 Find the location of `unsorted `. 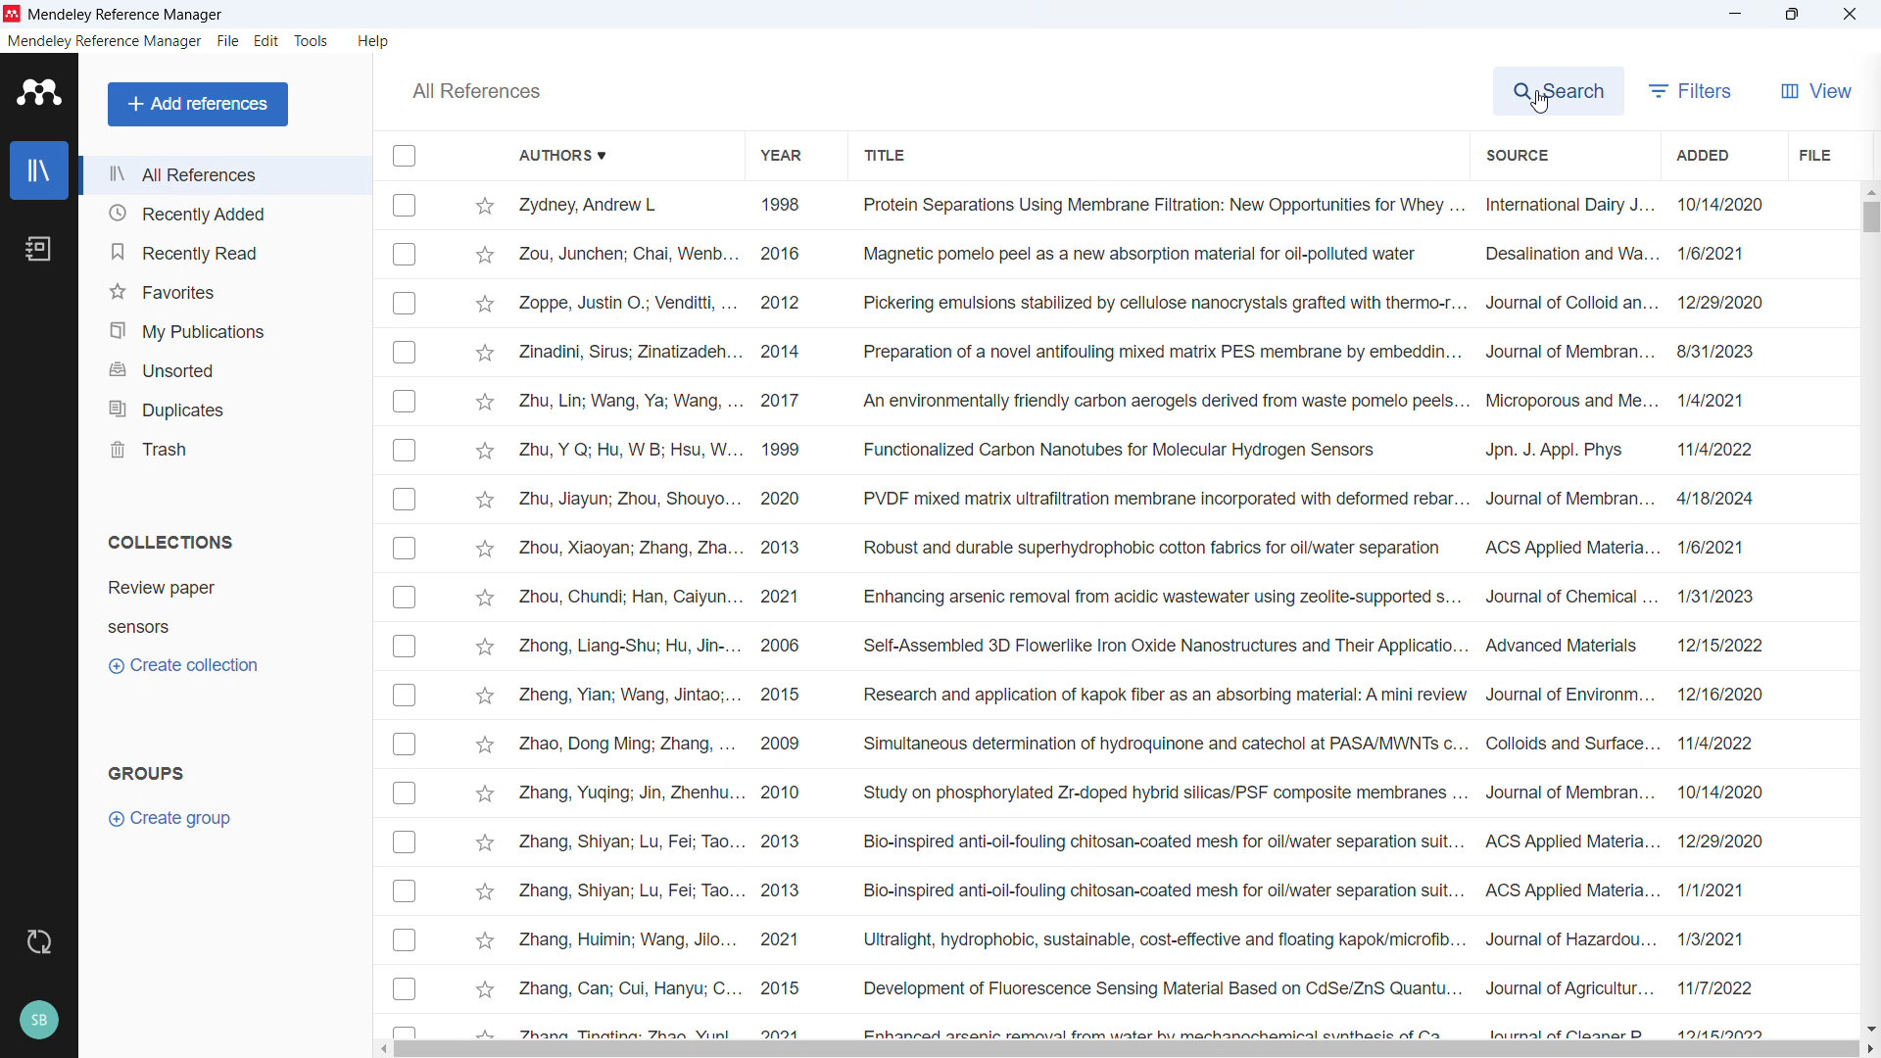

unsorted  is located at coordinates (222, 367).